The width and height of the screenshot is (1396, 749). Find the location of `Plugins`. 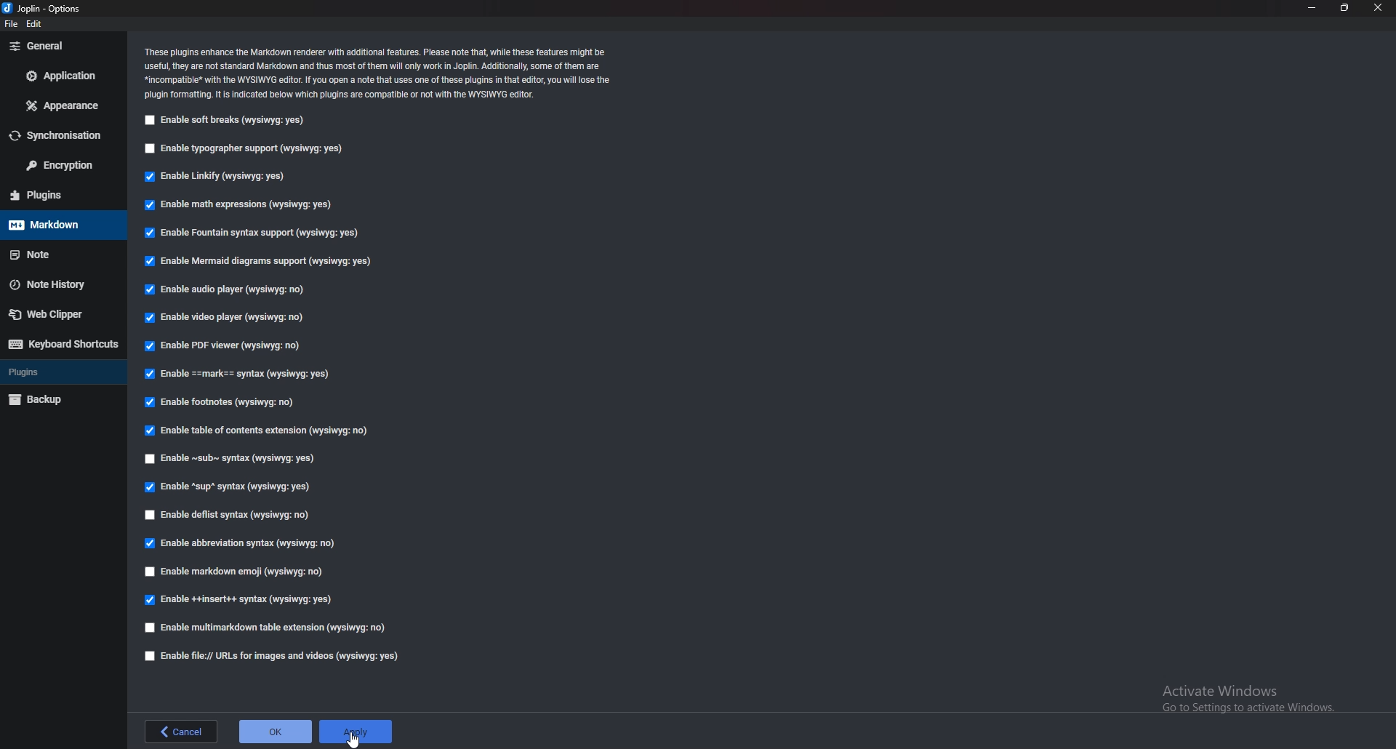

Plugins is located at coordinates (57, 193).